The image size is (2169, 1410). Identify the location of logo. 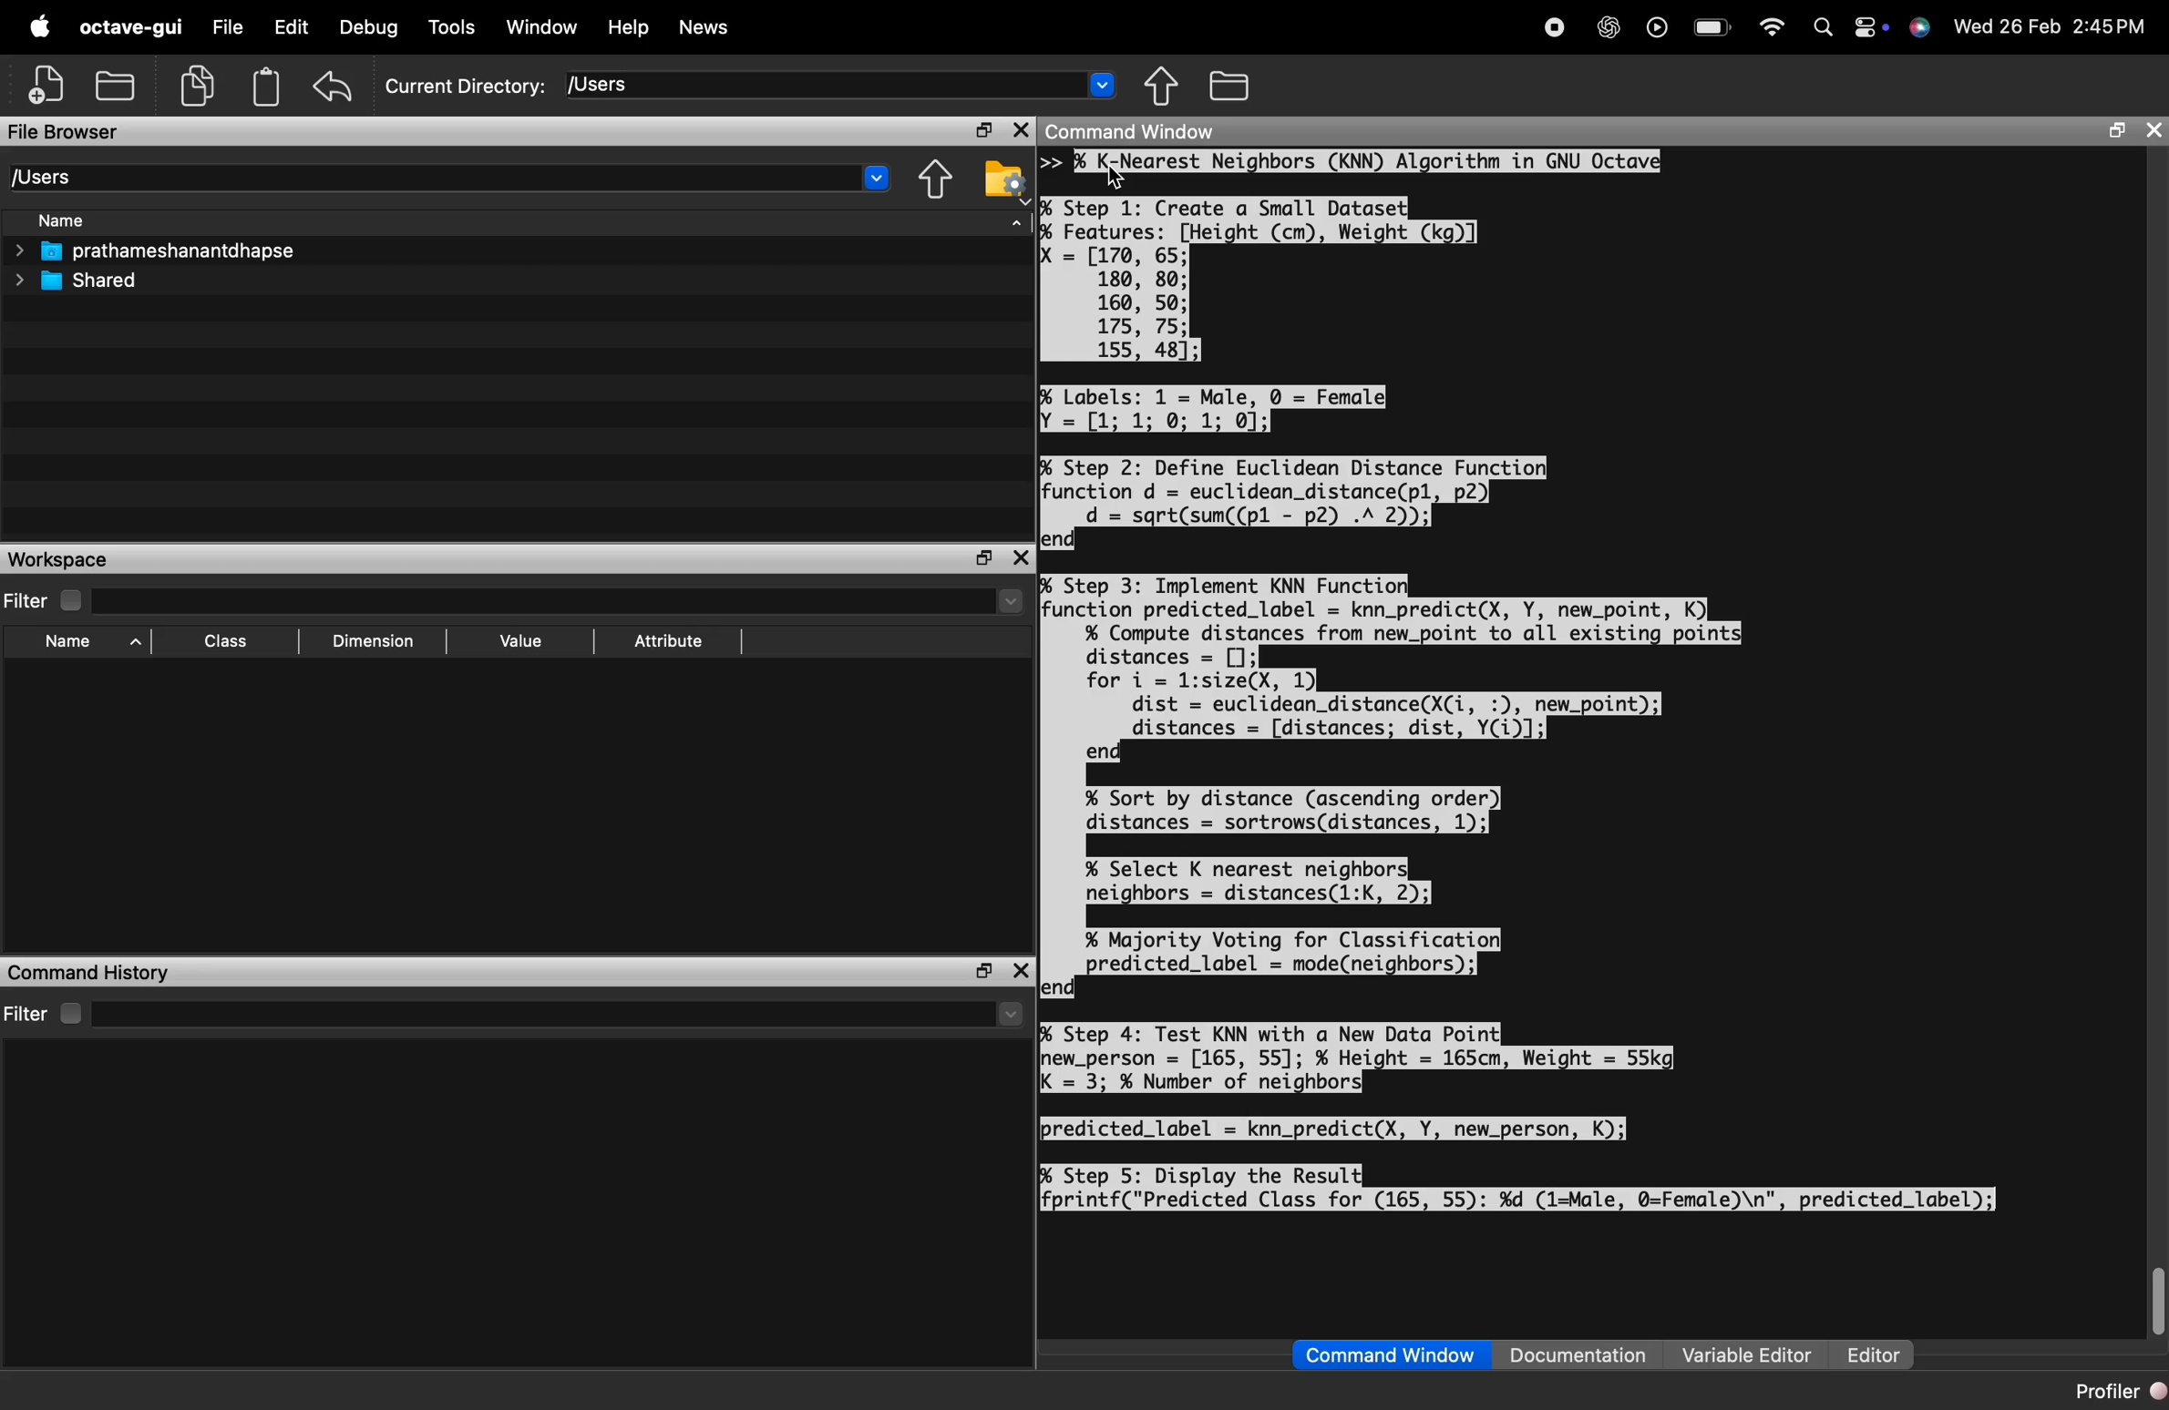
(40, 26).